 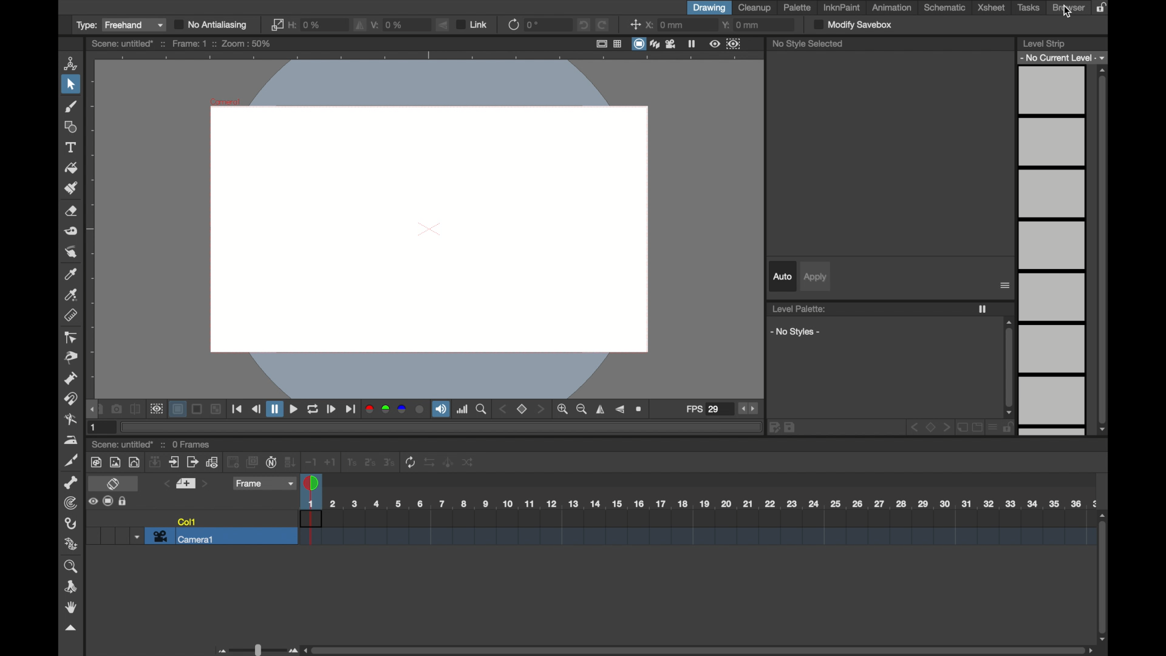 What do you see at coordinates (74, 587) in the screenshot?
I see `rotate tool` at bounding box center [74, 587].